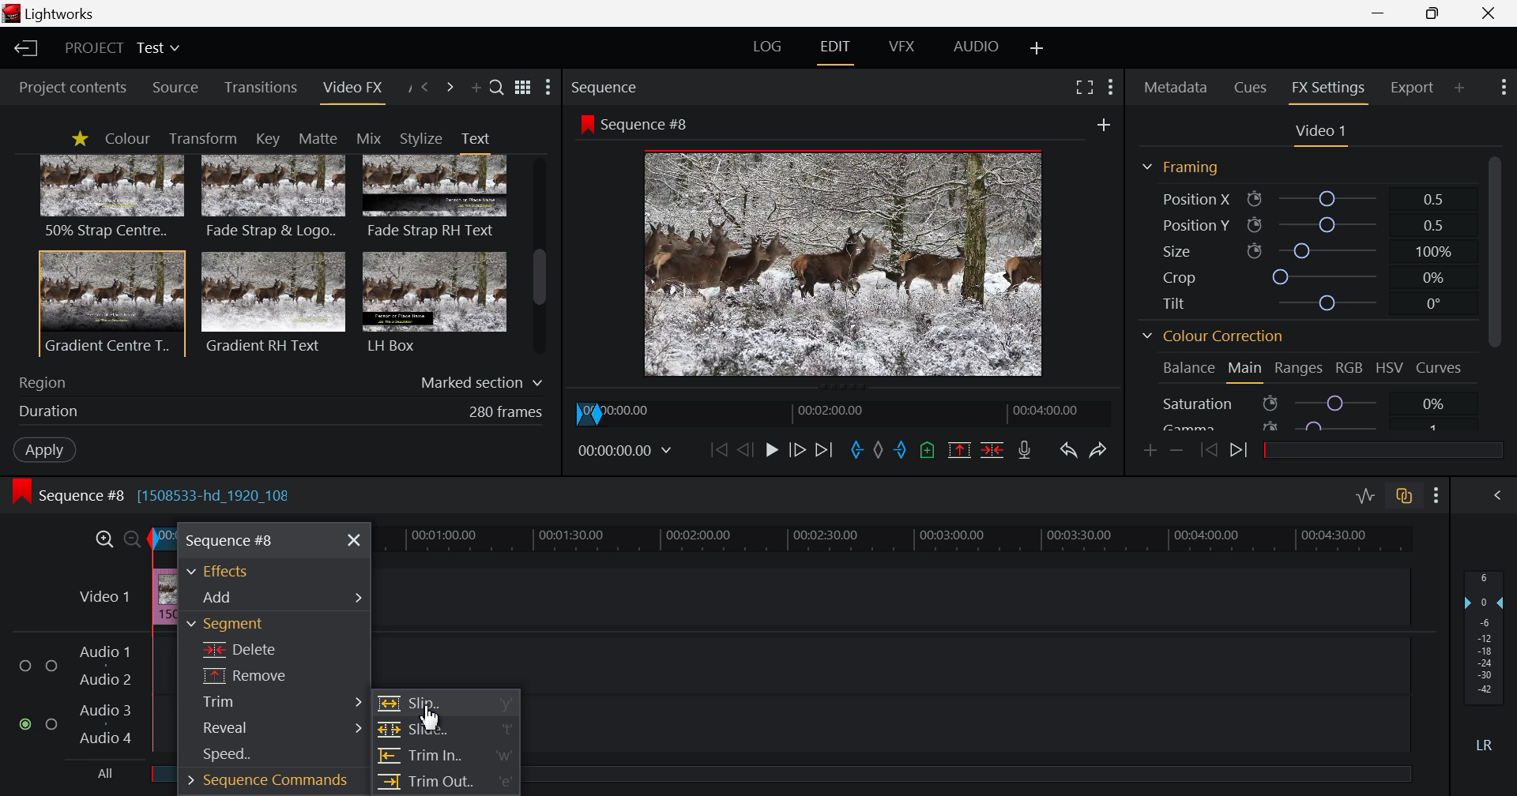 The width and height of the screenshot is (1517, 796). I want to click on To End, so click(826, 449).